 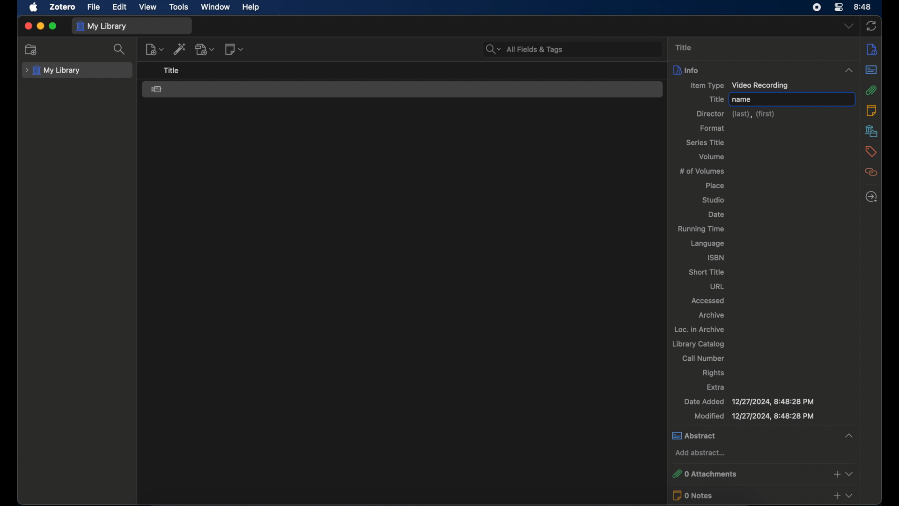 I want to click on notes, so click(x=871, y=110).